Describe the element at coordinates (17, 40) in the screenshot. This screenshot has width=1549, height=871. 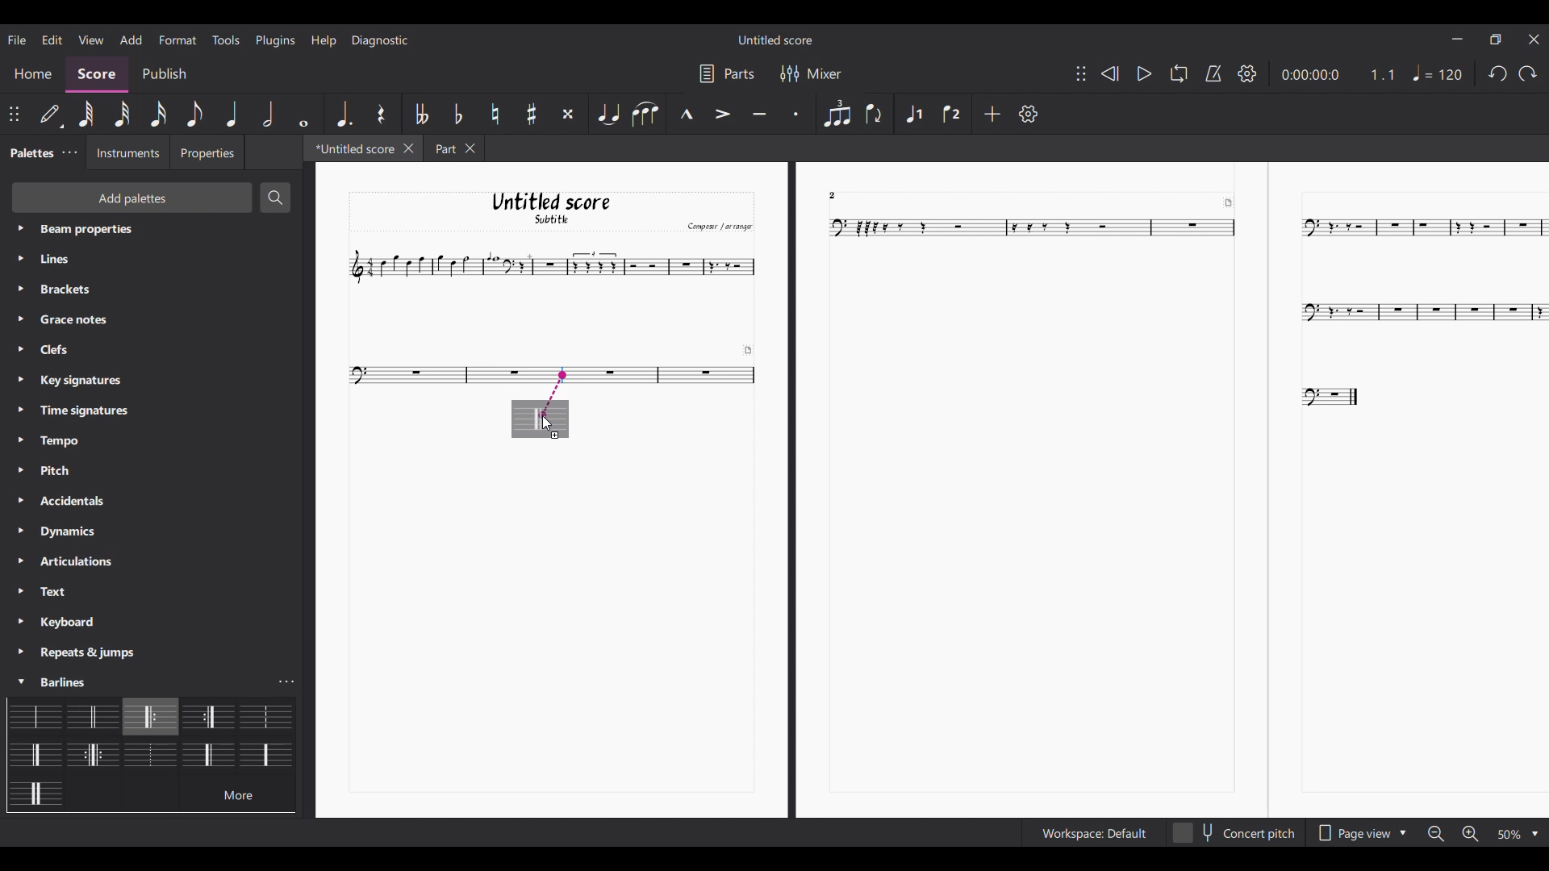
I see `File menu ` at that location.